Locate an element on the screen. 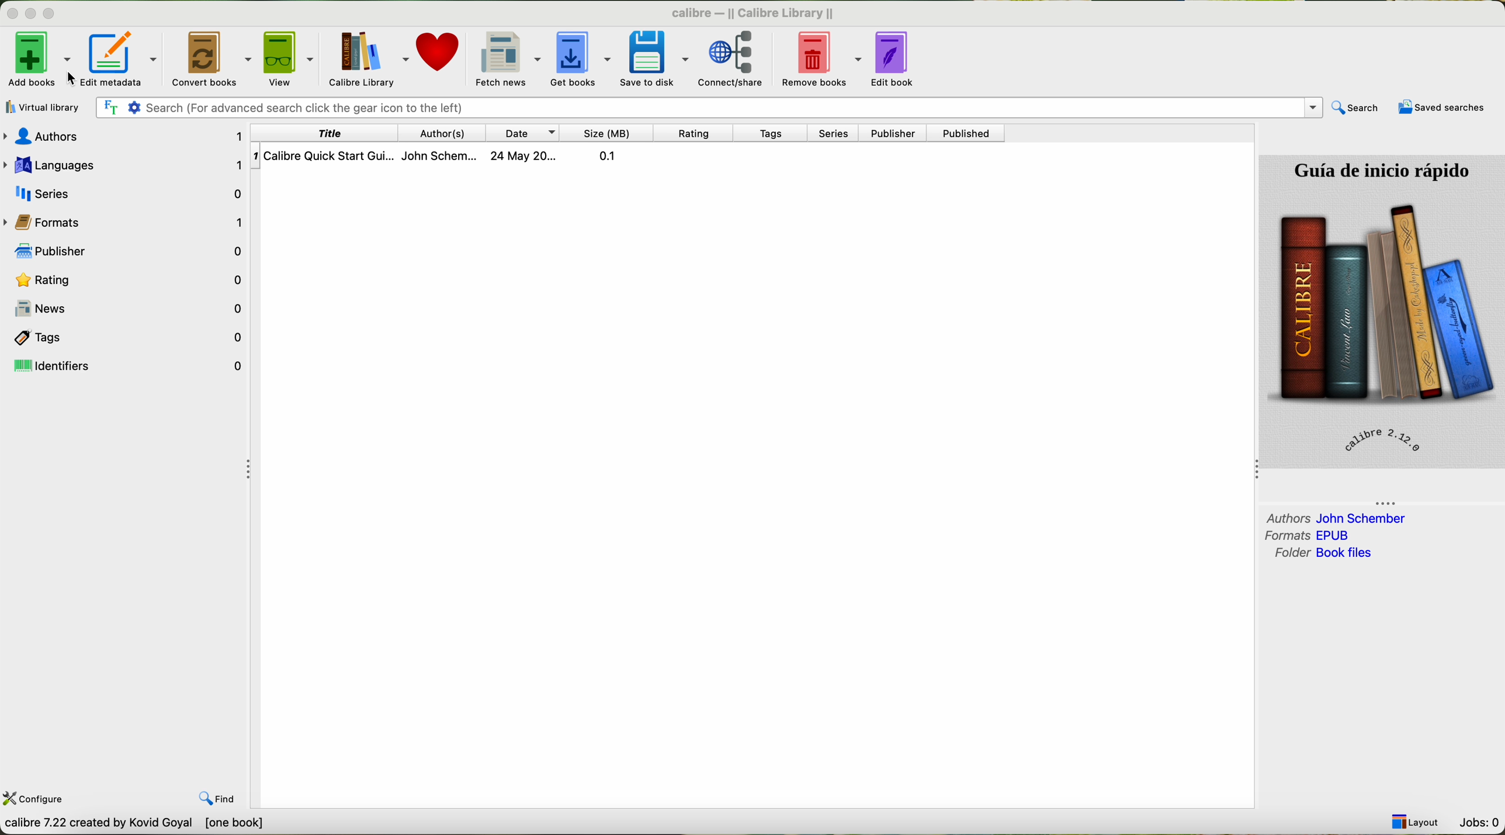  publisher is located at coordinates (893, 133).